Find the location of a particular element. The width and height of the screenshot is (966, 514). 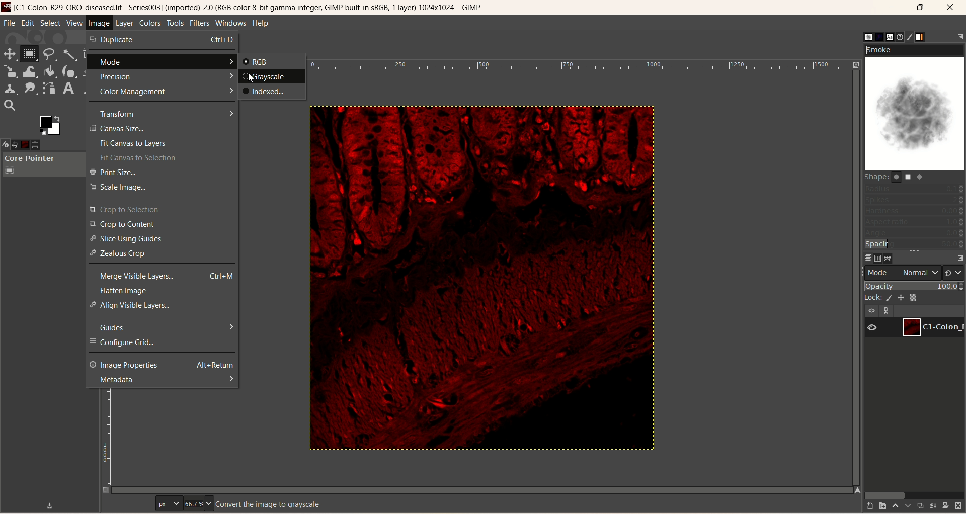

text tool is located at coordinates (68, 89).